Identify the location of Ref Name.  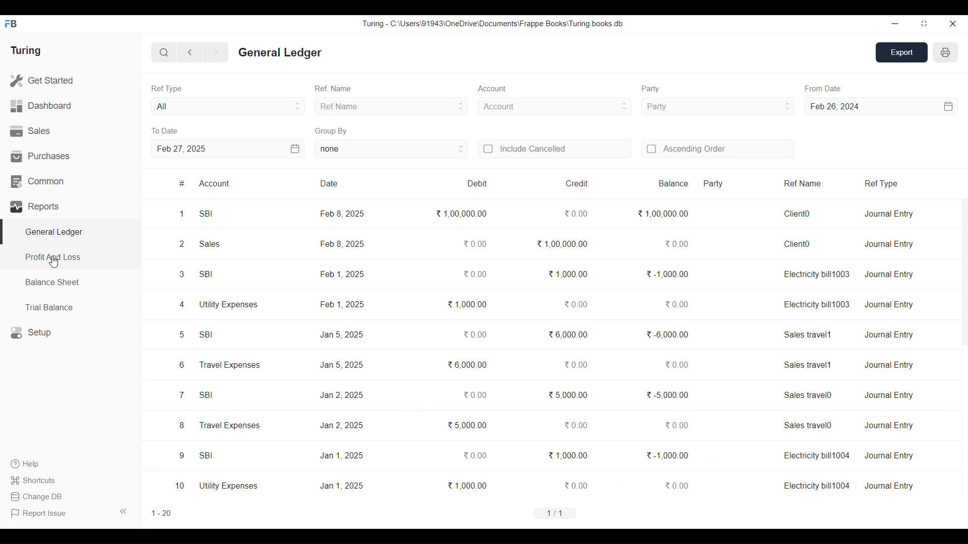
(391, 106).